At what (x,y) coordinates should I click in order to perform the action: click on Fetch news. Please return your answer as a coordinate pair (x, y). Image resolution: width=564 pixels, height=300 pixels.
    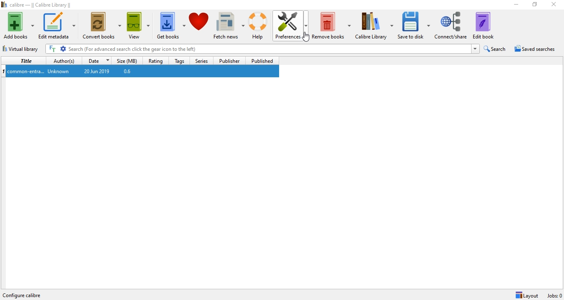
    Looking at the image, I should click on (228, 24).